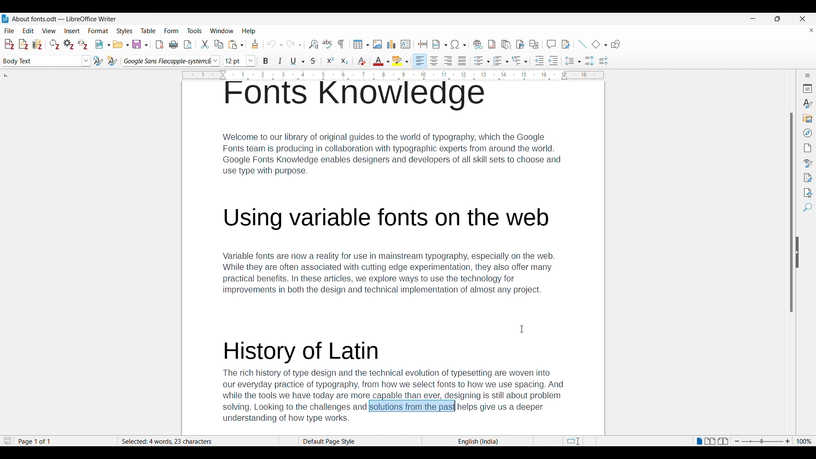 The height and width of the screenshot is (459, 816). I want to click on Special character options and current selection, so click(459, 44).